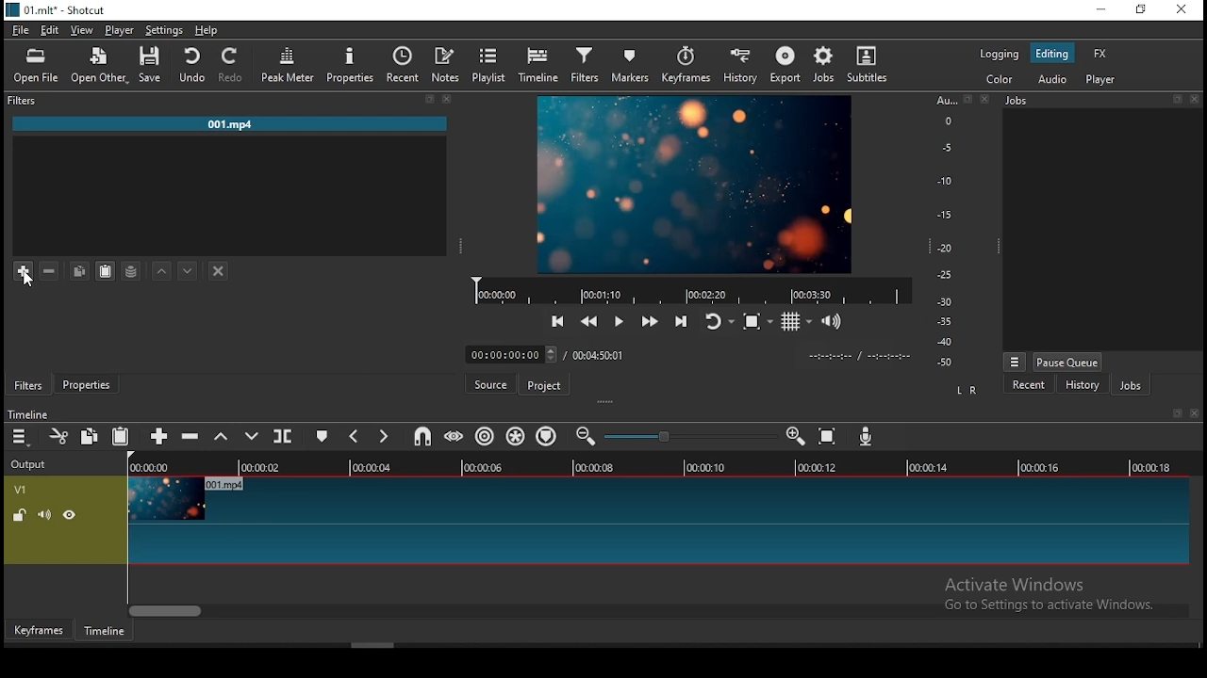 The width and height of the screenshot is (1207, 678). I want to click on video preview, so click(693, 182).